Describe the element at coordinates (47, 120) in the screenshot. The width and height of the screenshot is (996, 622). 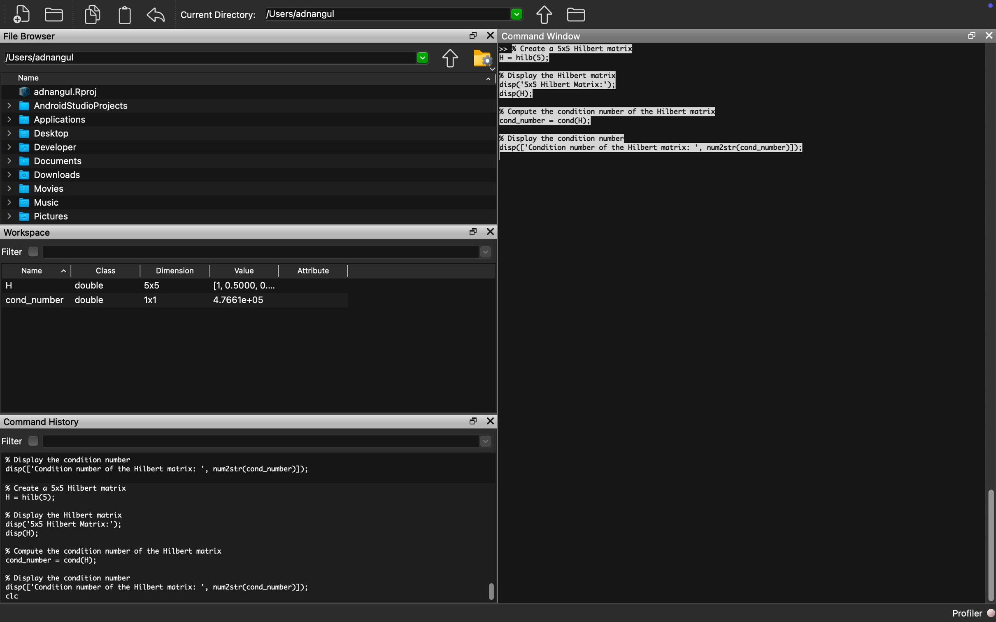
I see `Applications` at that location.